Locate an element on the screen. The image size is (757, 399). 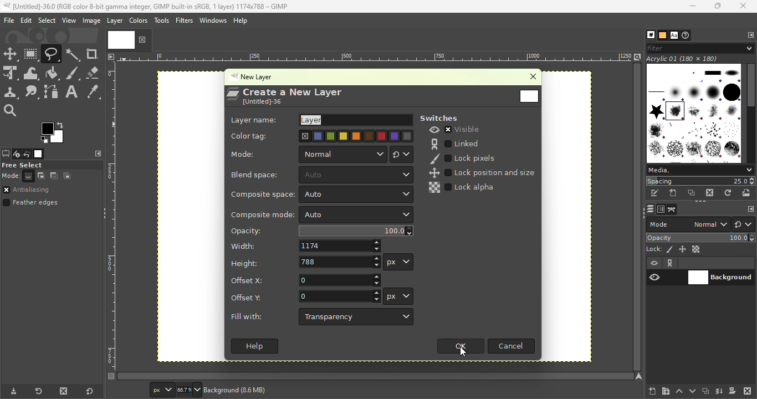
Blend space is located at coordinates (320, 175).